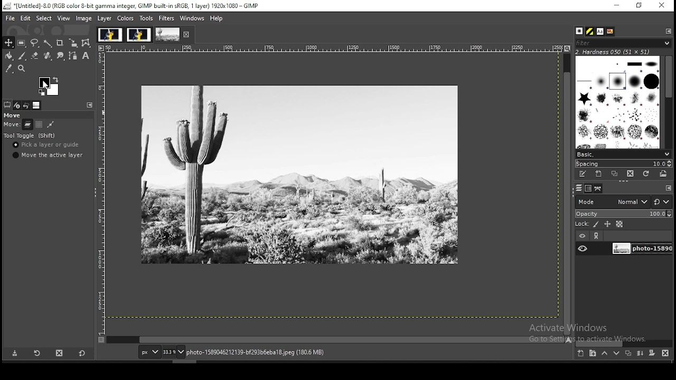 The image size is (676, 380). What do you see at coordinates (74, 43) in the screenshot?
I see `scale tool` at bounding box center [74, 43].